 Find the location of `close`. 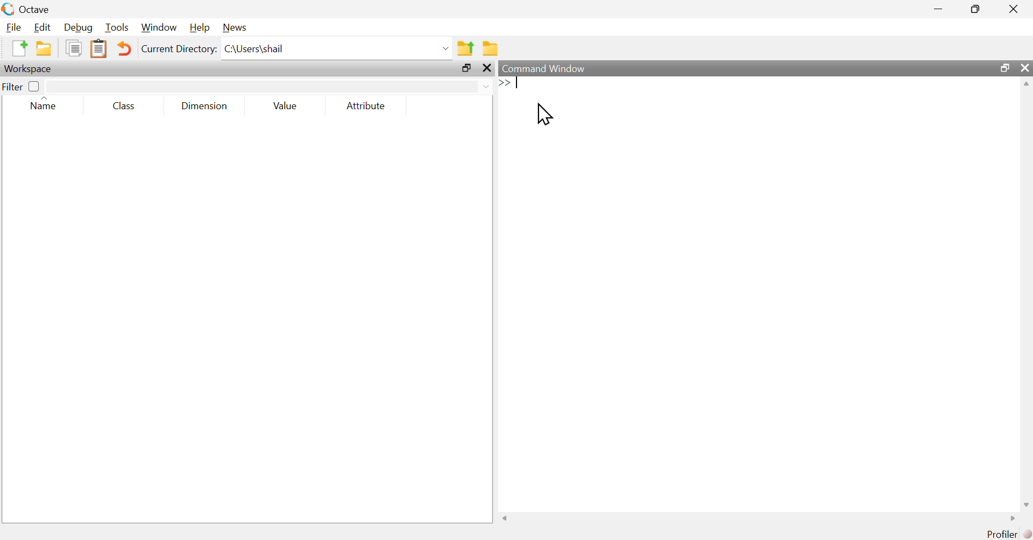

close is located at coordinates (1024, 69).